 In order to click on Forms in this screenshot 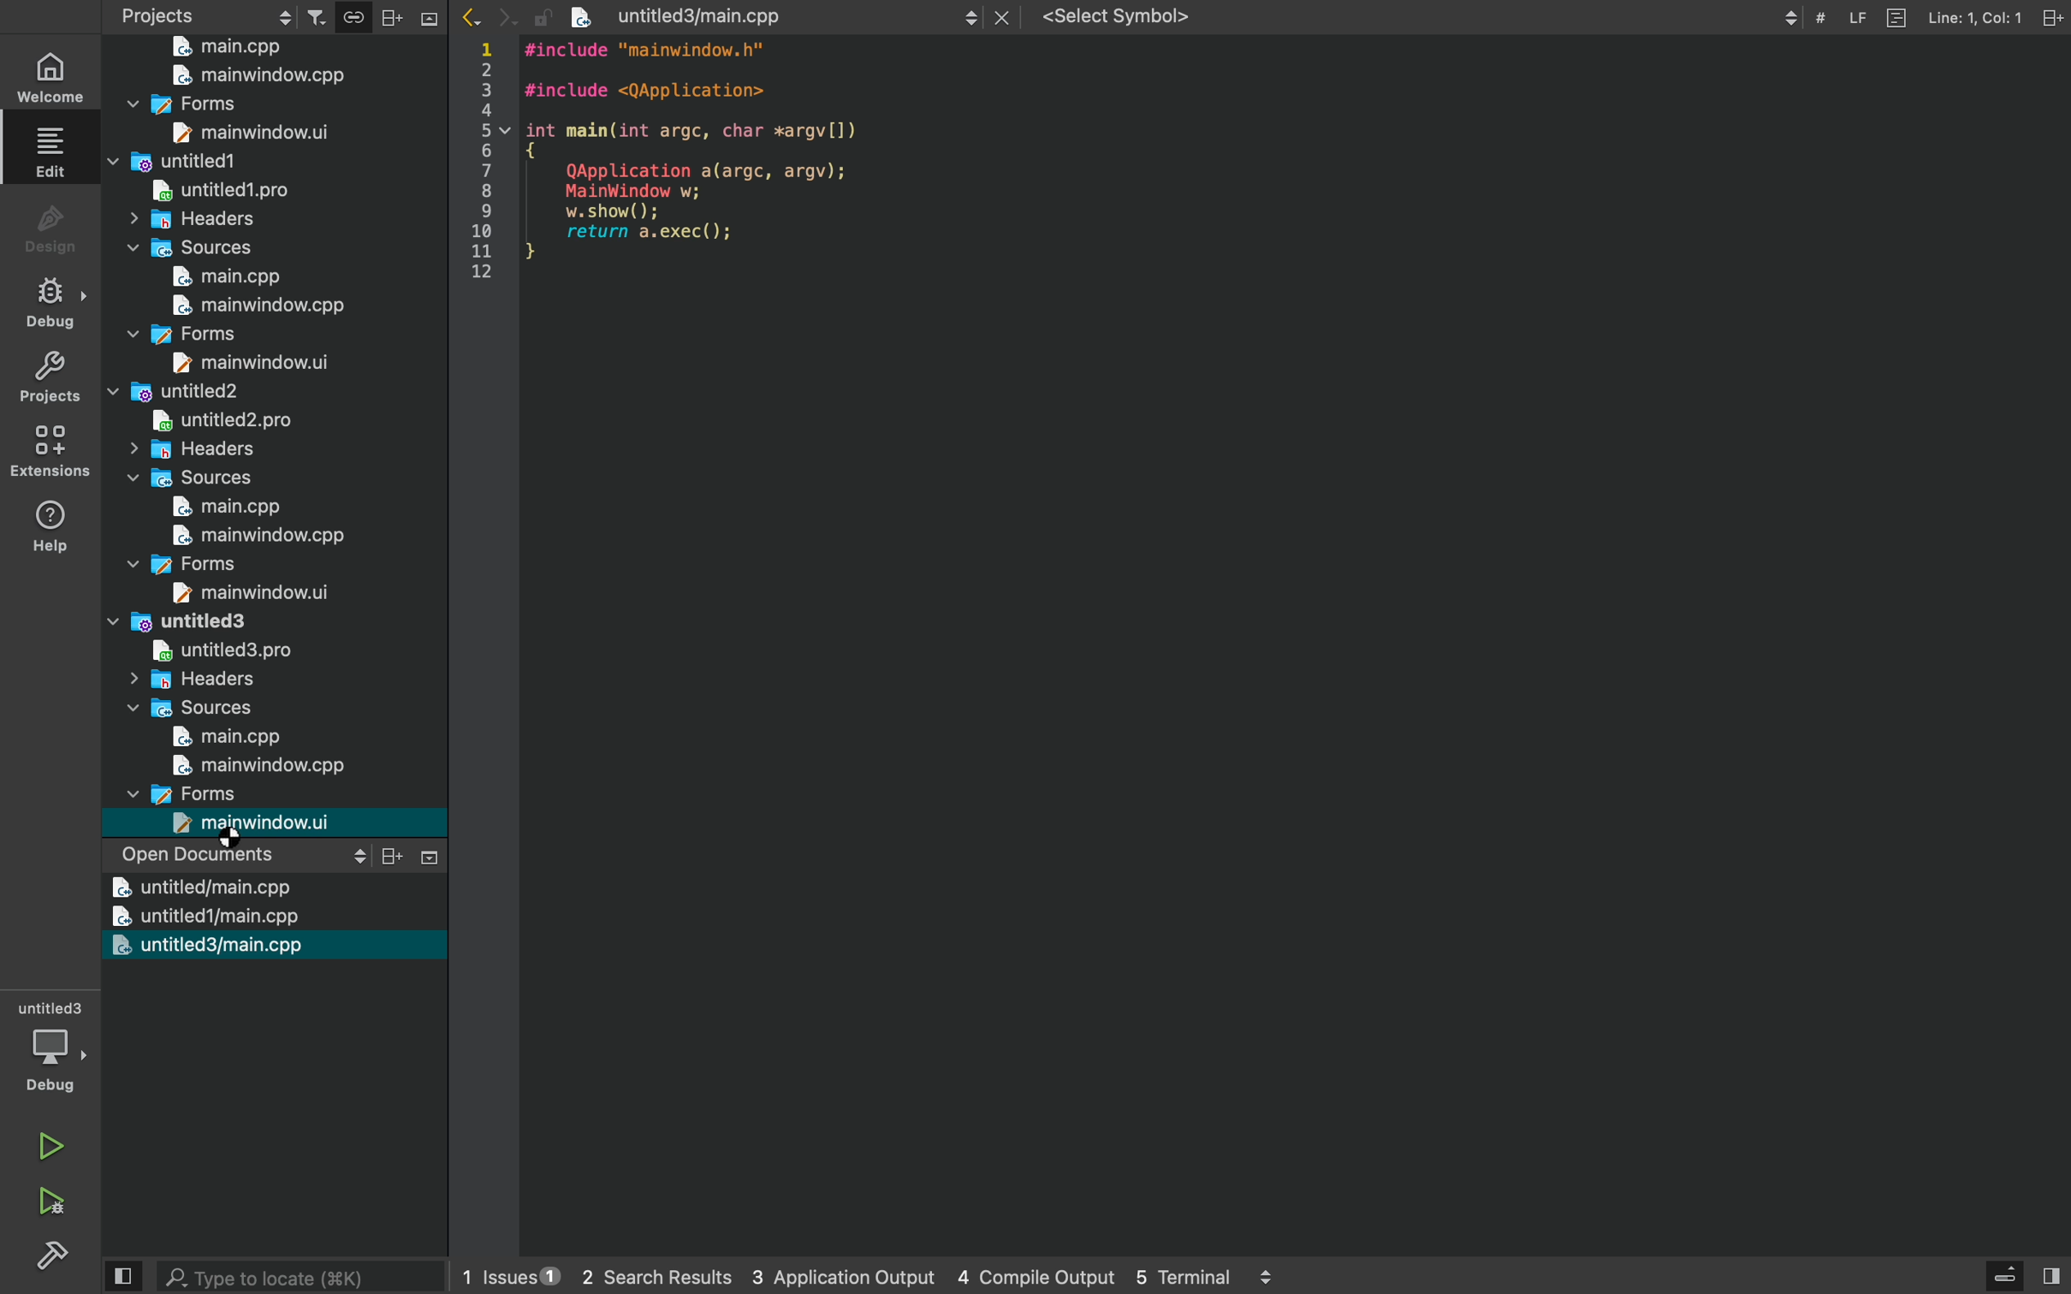, I will do `click(234, 592)`.